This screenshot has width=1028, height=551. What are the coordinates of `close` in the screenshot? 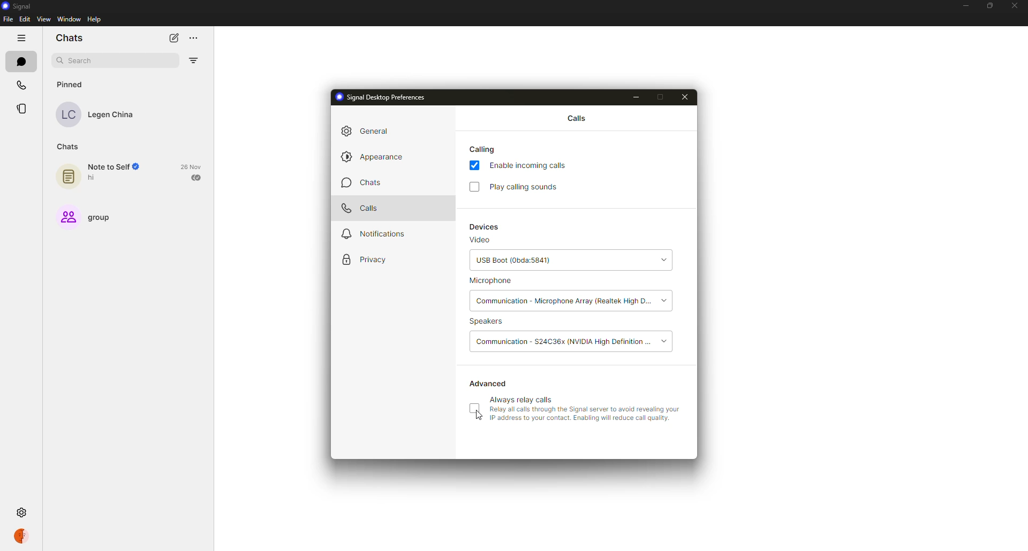 It's located at (1014, 5).